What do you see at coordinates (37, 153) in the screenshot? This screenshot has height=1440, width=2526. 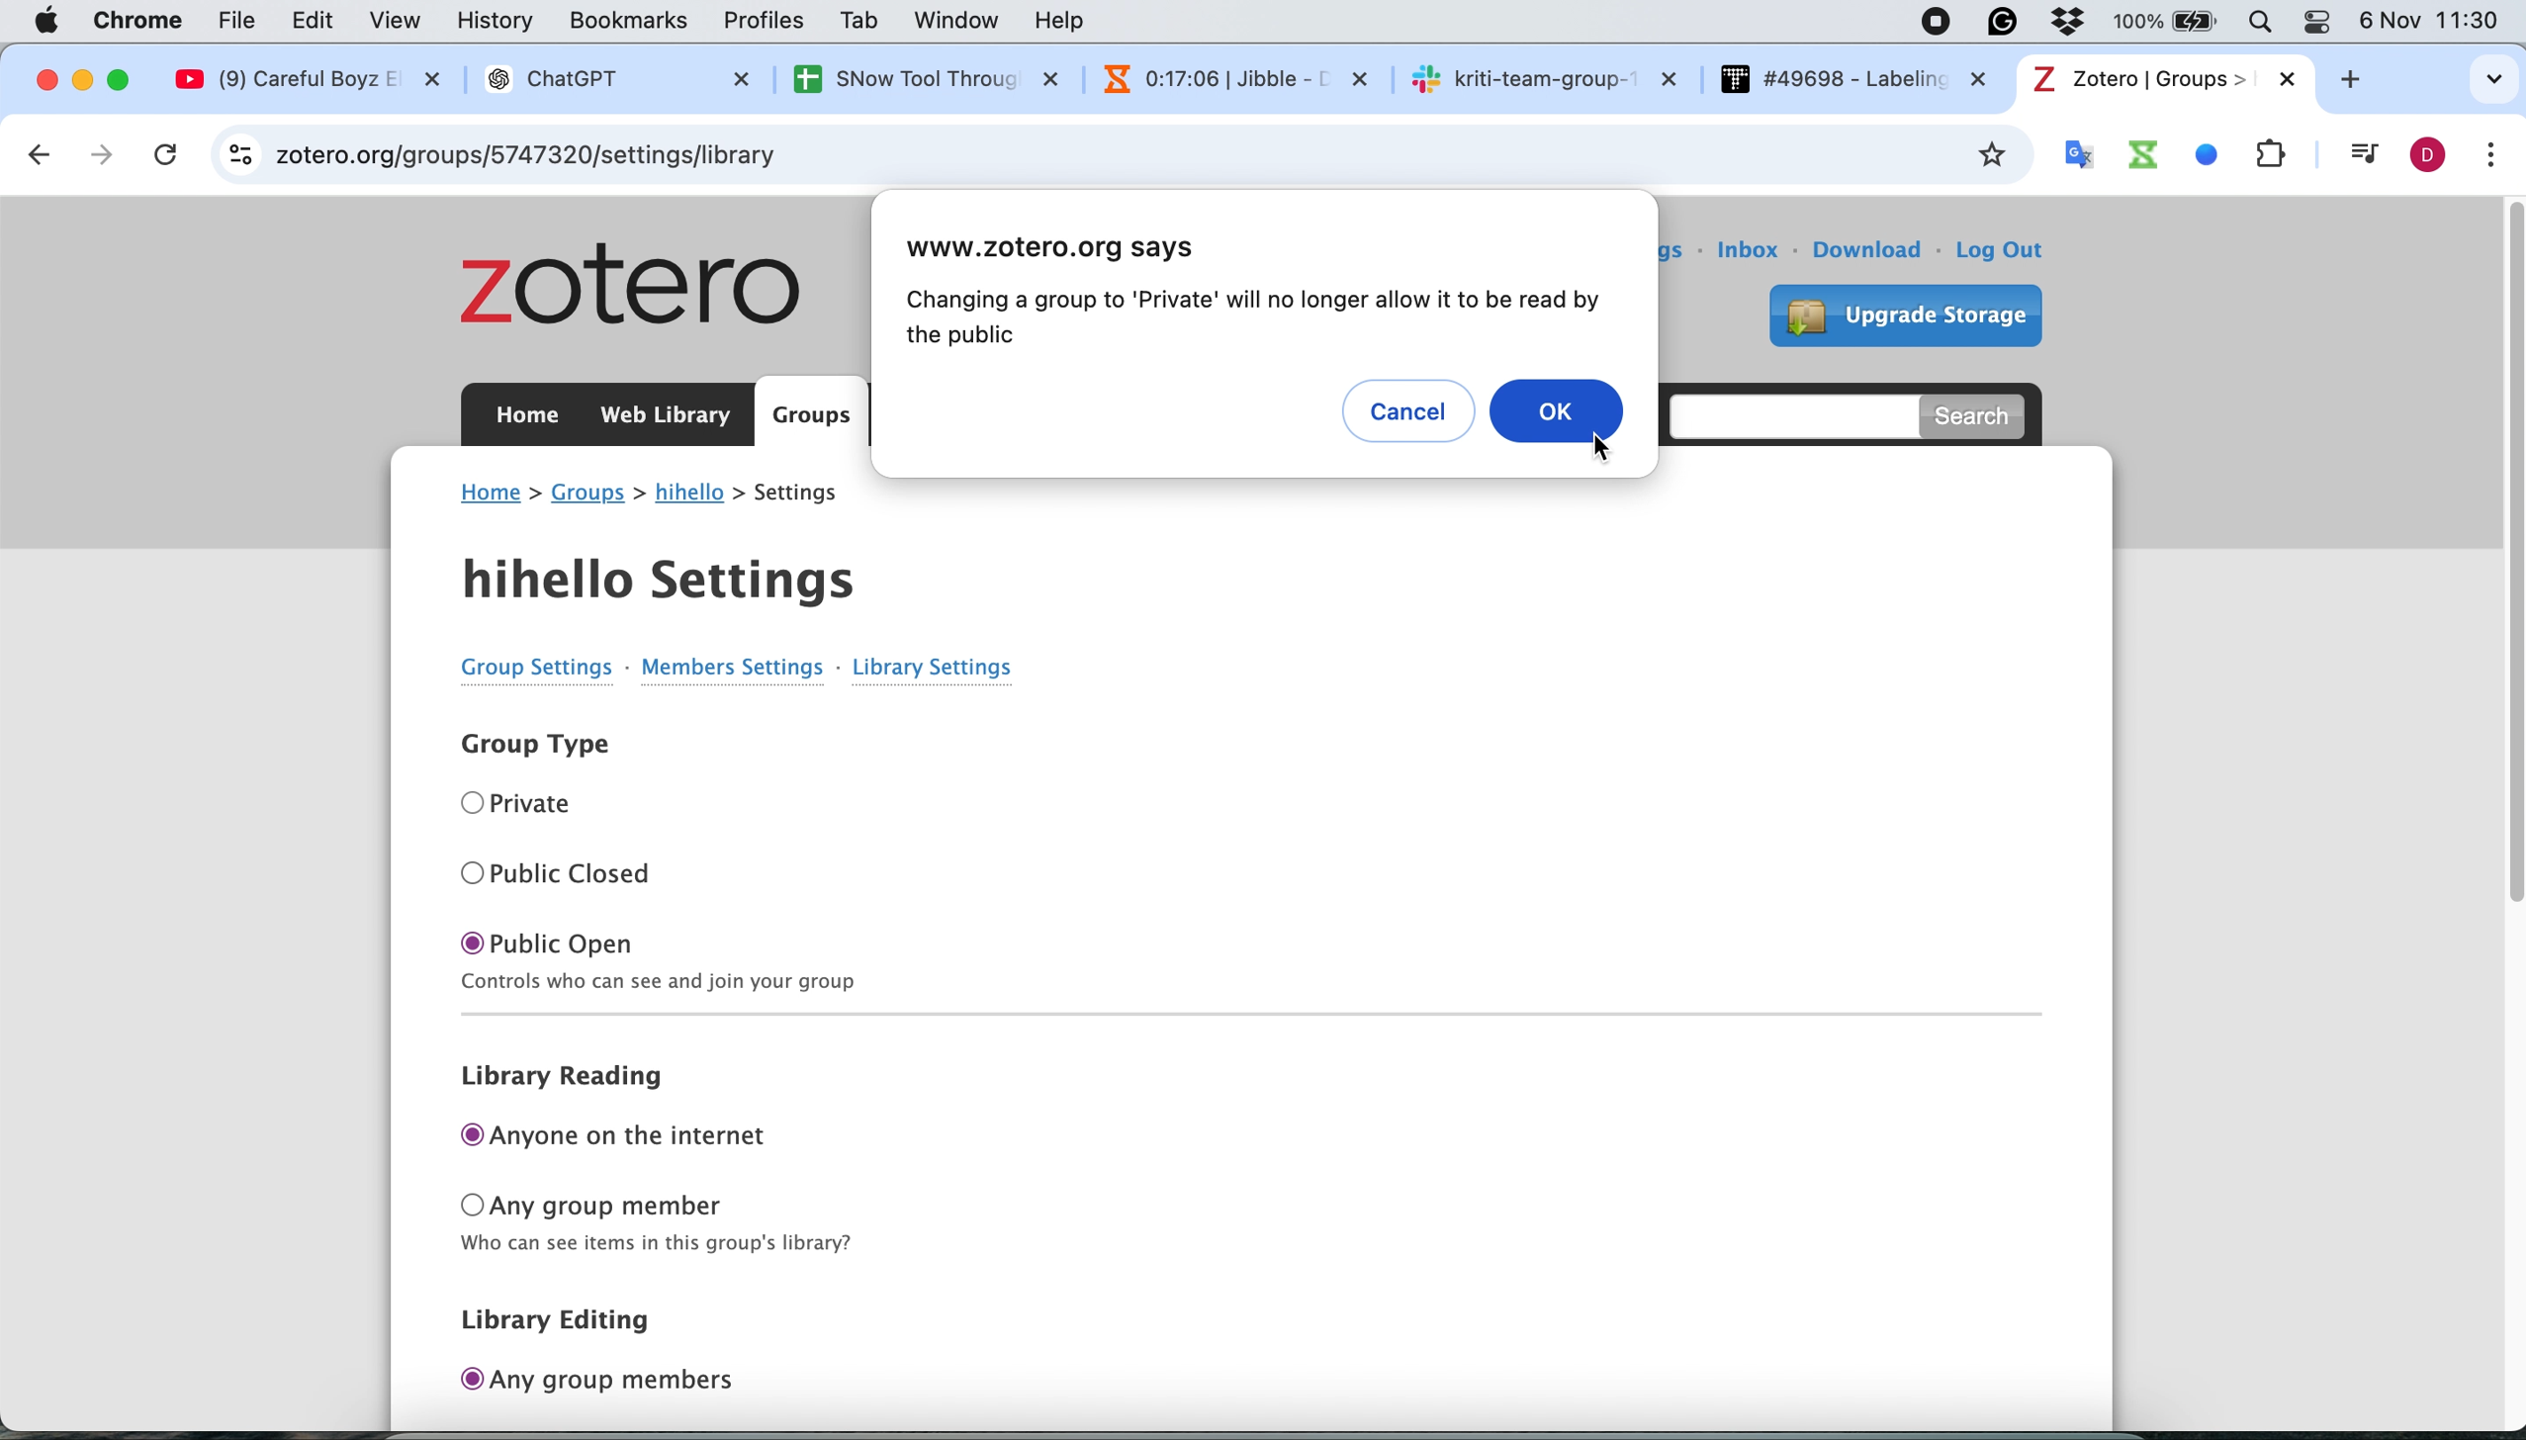 I see `go back` at bounding box center [37, 153].